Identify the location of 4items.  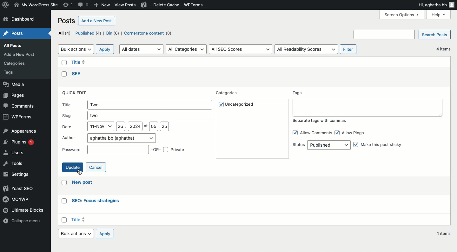
(444, 235).